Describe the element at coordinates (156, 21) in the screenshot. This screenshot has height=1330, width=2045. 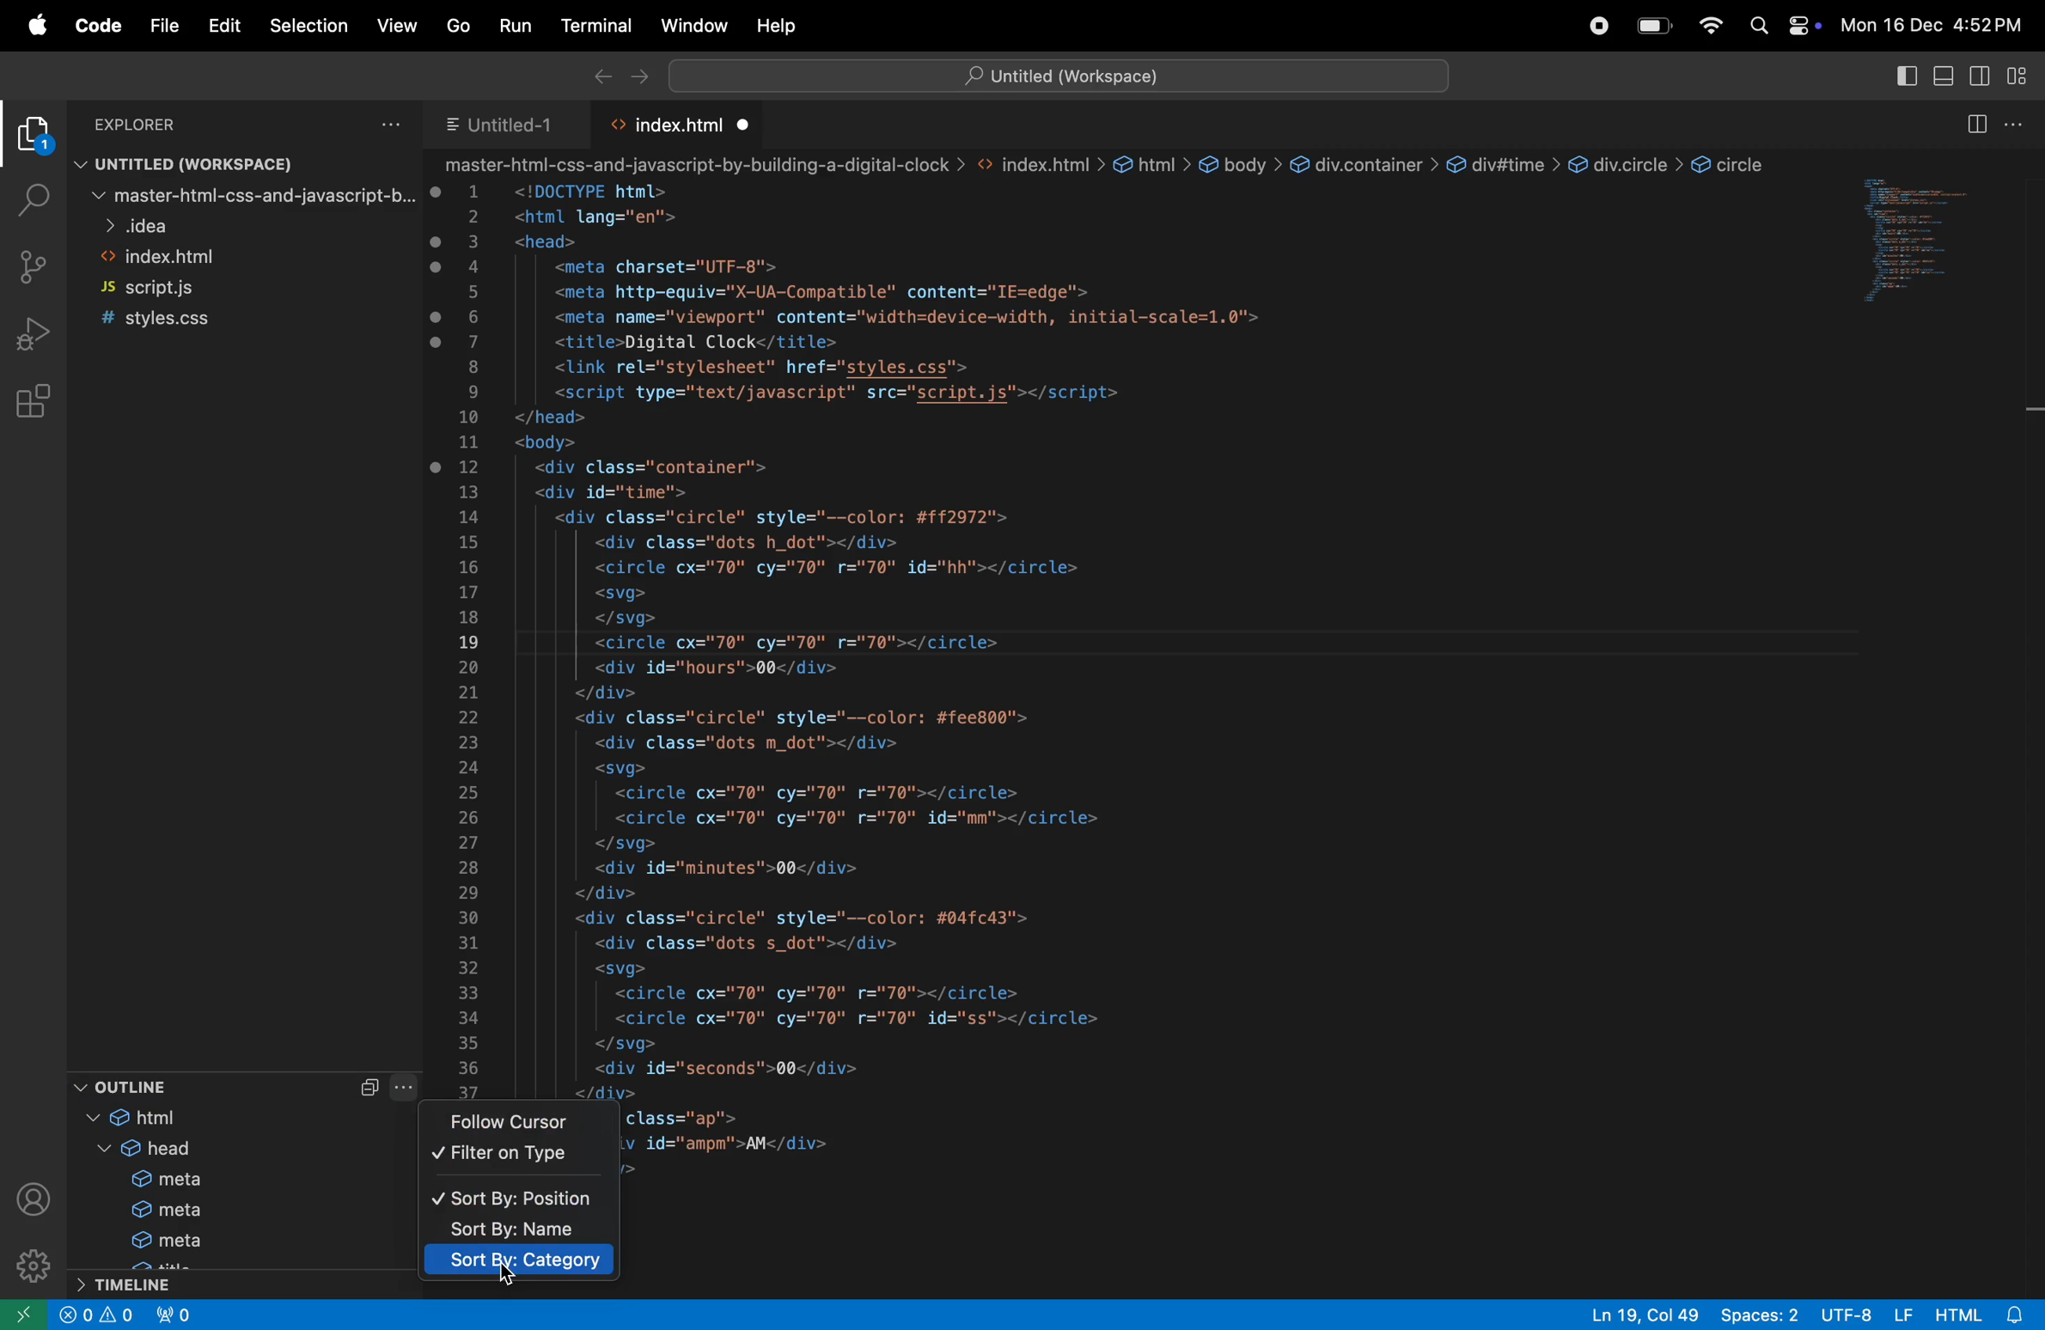
I see `file` at that location.